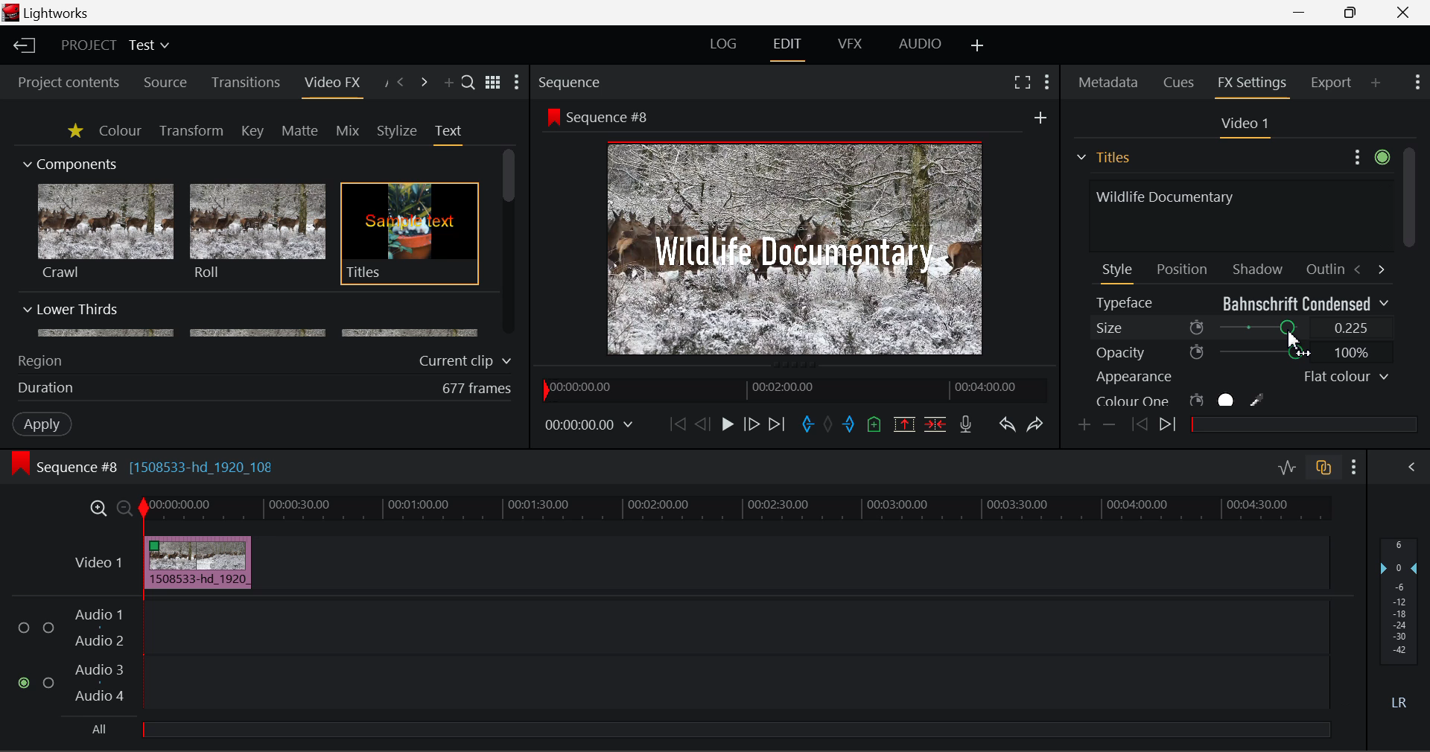 This screenshot has height=752, width=1430. Describe the element at coordinates (77, 132) in the screenshot. I see `Favorites` at that location.